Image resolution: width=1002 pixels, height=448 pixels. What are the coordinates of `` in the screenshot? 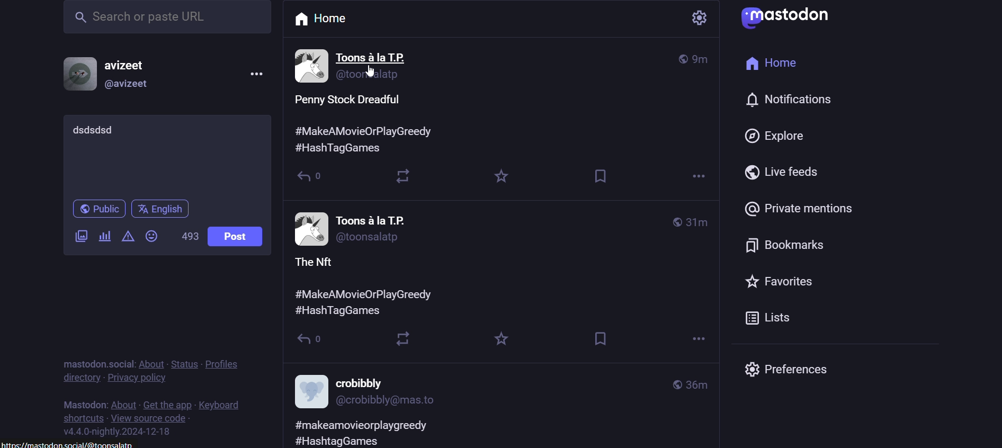 It's located at (315, 262).